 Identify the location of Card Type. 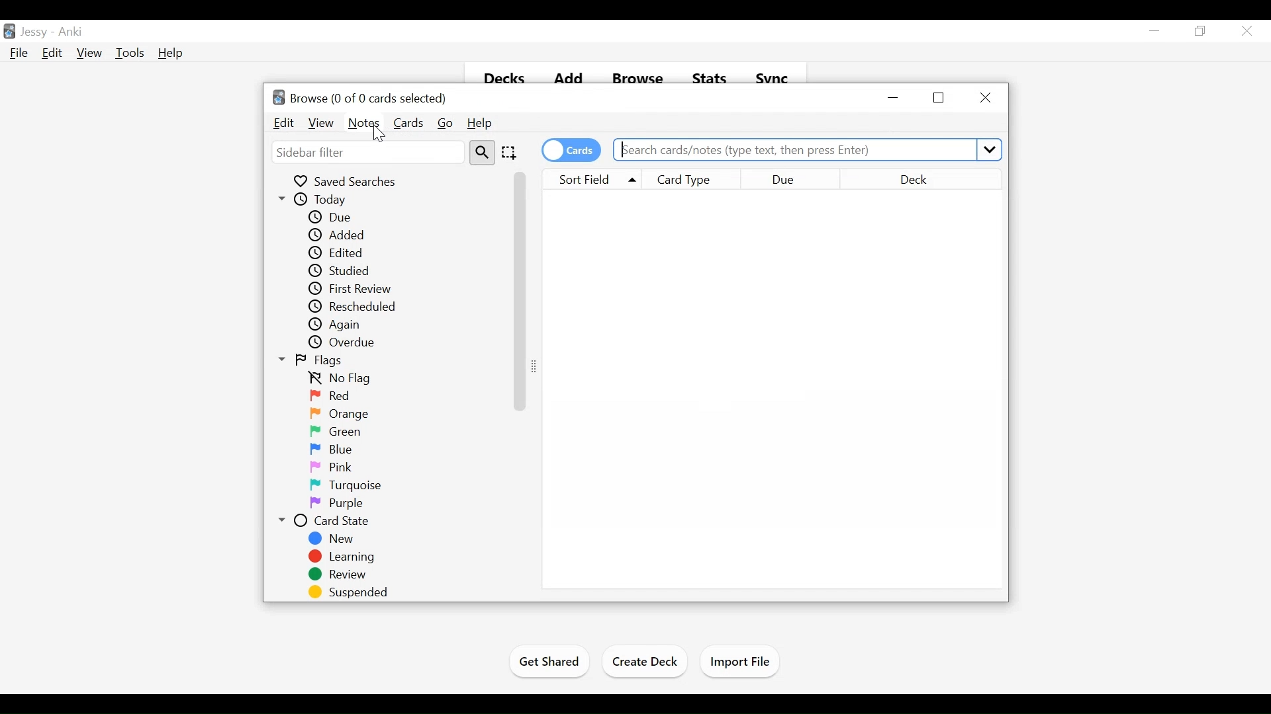
(692, 178).